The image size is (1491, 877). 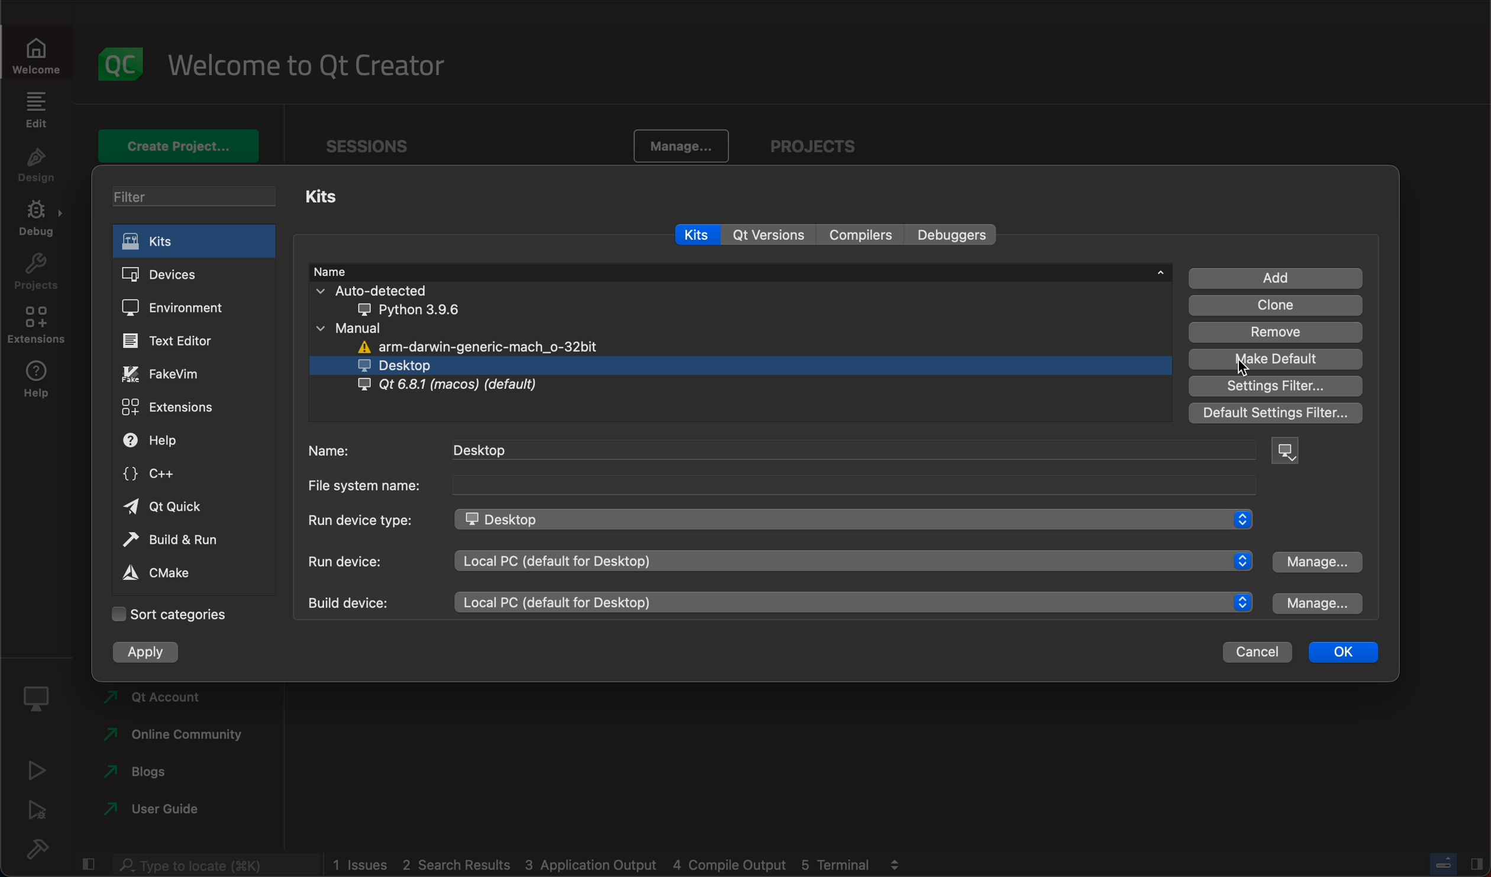 I want to click on name, so click(x=738, y=271).